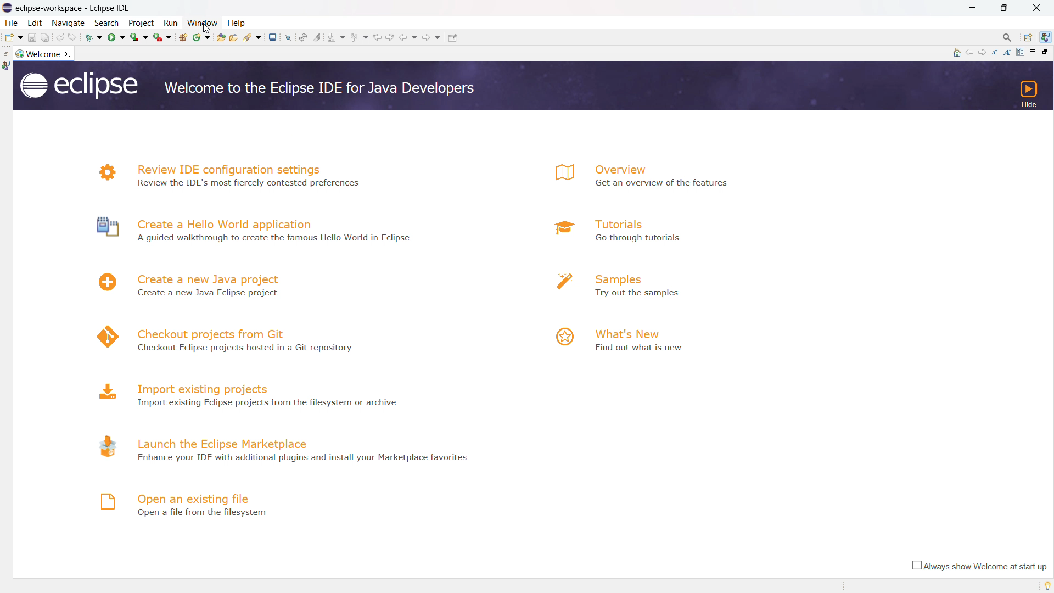 This screenshot has width=1054, height=593. Describe the element at coordinates (19, 53) in the screenshot. I see `logo` at that location.